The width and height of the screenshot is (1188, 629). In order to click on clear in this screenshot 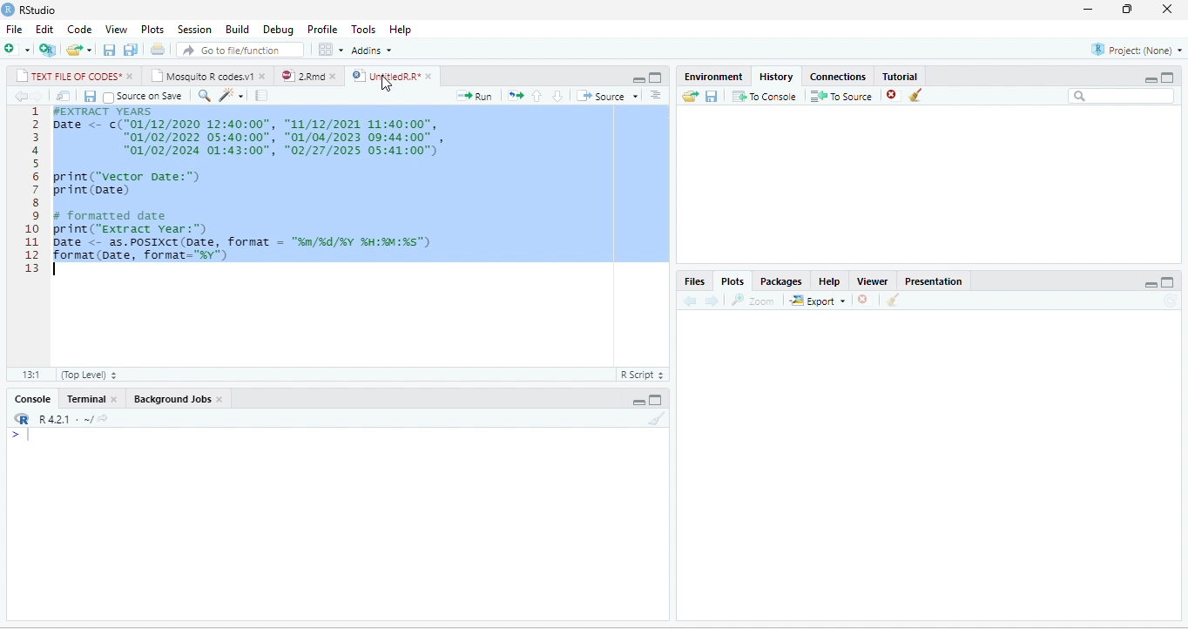, I will do `click(658, 418)`.